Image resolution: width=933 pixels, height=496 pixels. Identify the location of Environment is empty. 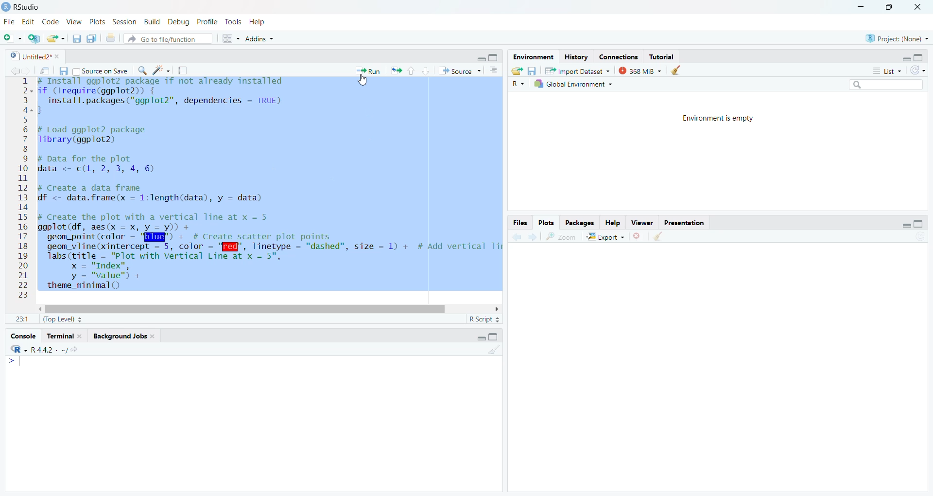
(720, 119).